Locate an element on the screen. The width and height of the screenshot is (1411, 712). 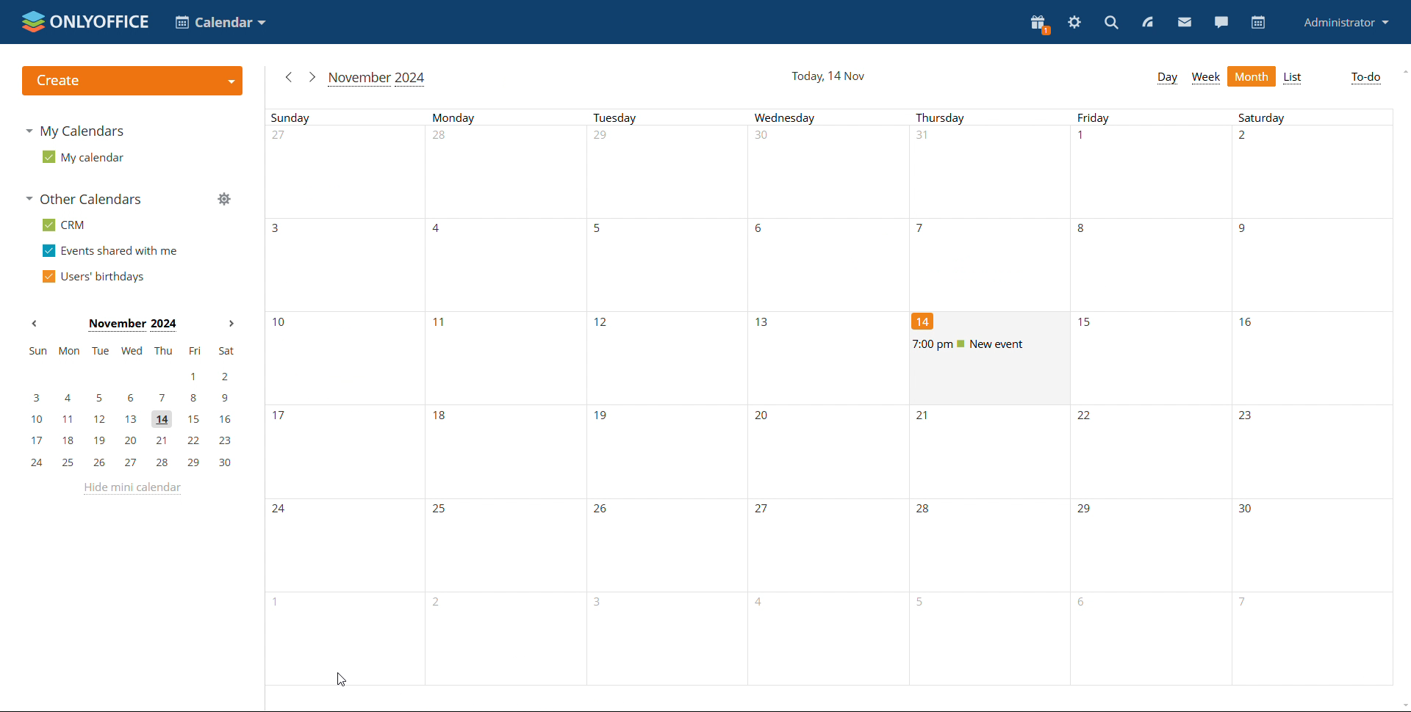
cursor is located at coordinates (342, 679).